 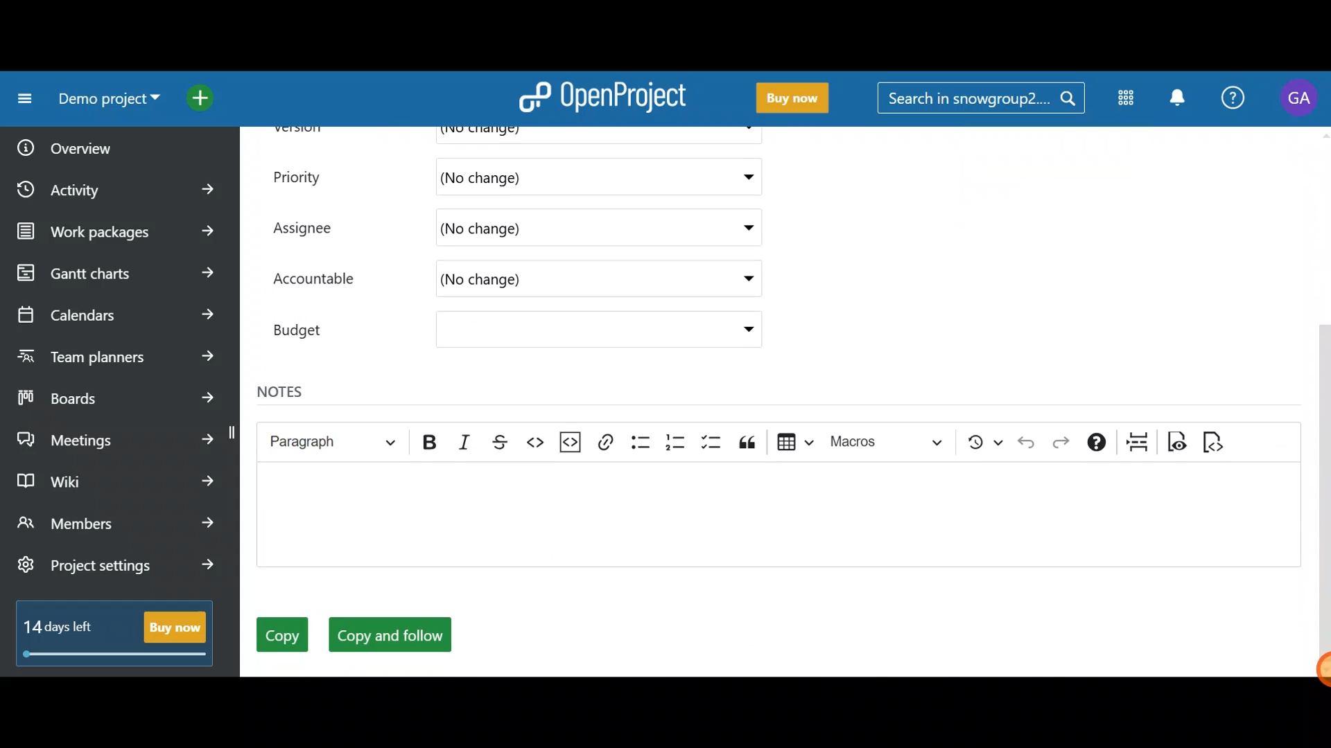 I want to click on Buy now, so click(x=786, y=98).